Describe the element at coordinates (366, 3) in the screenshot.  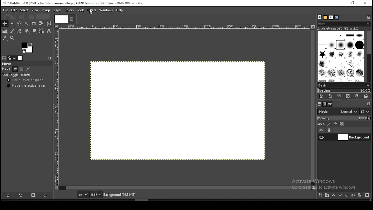
I see `close window` at that location.